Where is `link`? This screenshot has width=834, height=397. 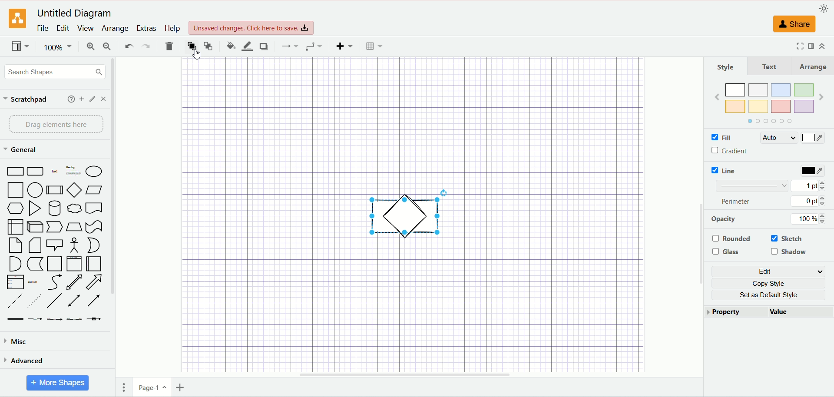
link is located at coordinates (13, 319).